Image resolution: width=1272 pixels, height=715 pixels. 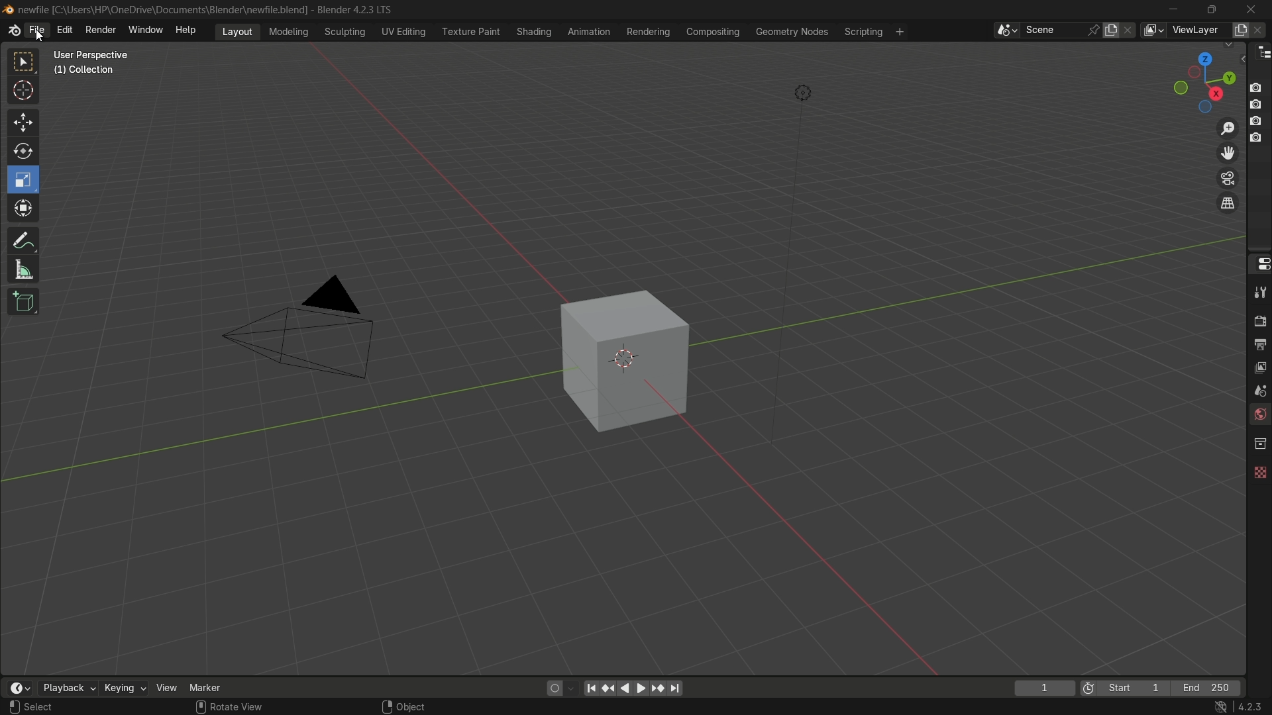 I want to click on render menu, so click(x=101, y=28).